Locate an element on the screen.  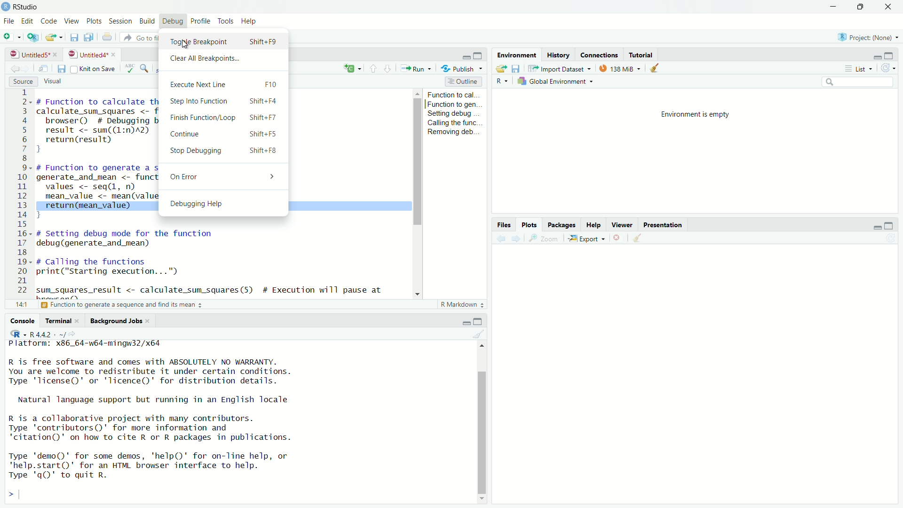
tutorial is located at coordinates (642, 54).